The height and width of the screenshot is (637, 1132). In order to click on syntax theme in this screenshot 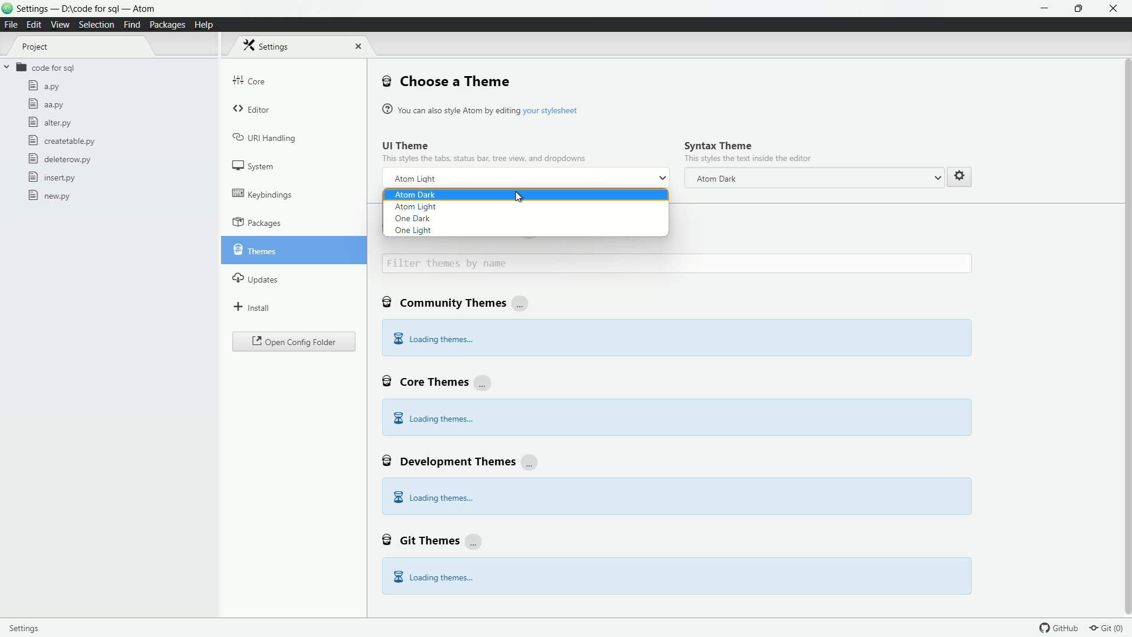, I will do `click(718, 145)`.